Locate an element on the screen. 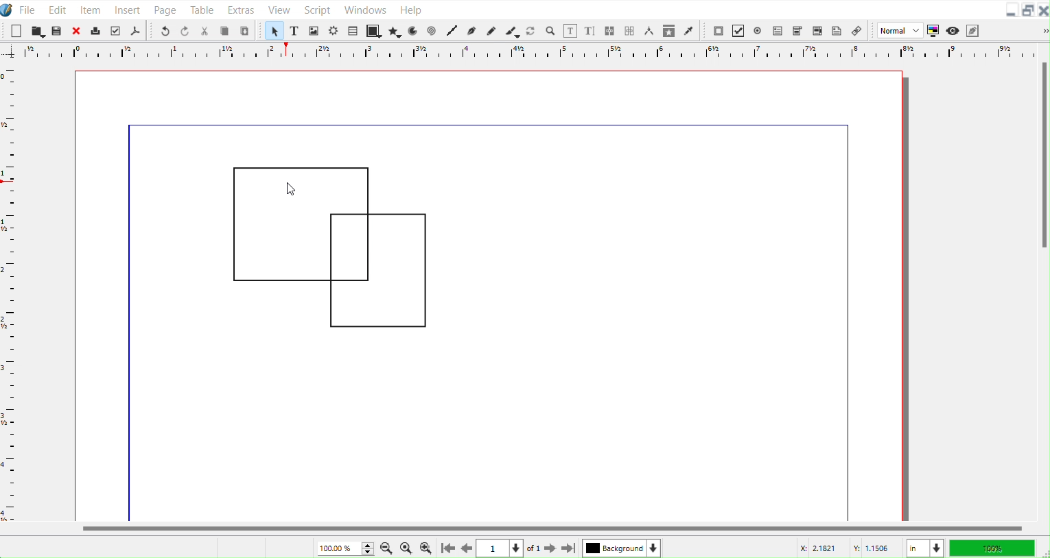 This screenshot has width=1050, height=558. Unlink frame work is located at coordinates (631, 32).